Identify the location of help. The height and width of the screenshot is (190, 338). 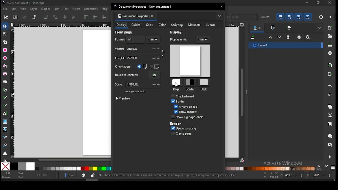
(106, 9).